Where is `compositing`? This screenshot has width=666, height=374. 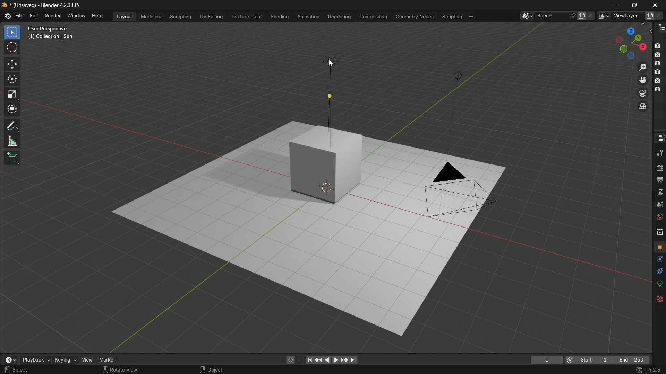
compositing is located at coordinates (374, 17).